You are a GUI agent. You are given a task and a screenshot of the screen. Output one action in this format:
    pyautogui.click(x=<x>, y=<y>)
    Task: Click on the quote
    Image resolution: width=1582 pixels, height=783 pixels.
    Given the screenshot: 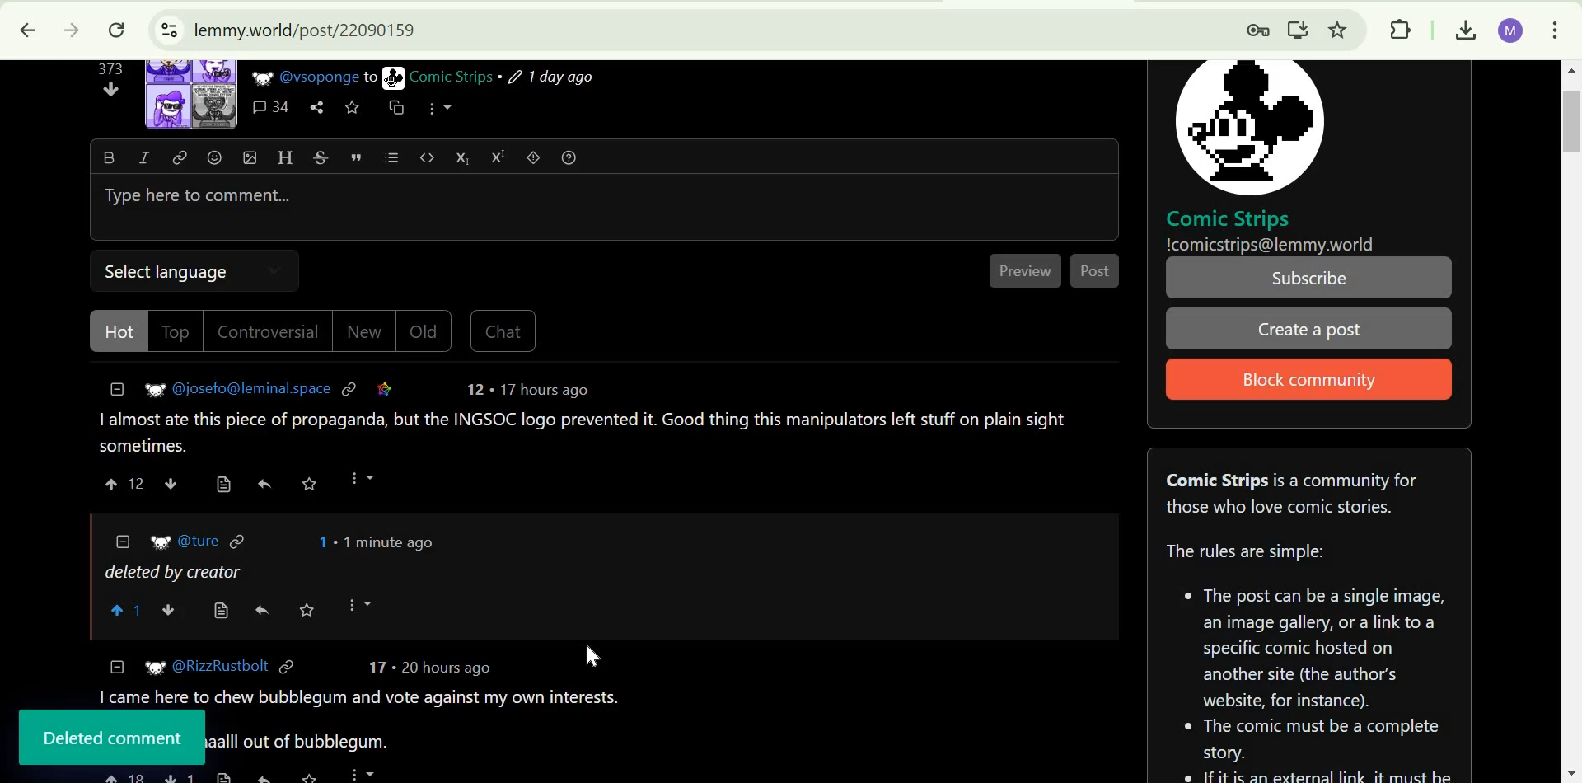 What is the action you would take?
    pyautogui.click(x=357, y=157)
    